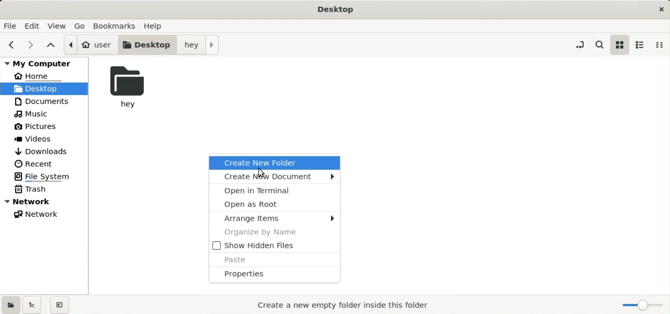 The height and width of the screenshot is (314, 670). Describe the element at coordinates (44, 176) in the screenshot. I see `file system` at that location.